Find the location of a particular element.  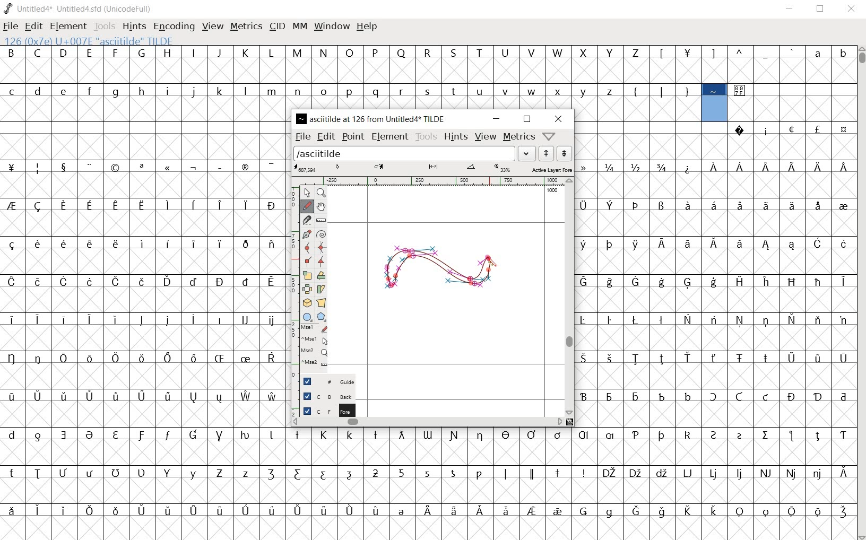

126 (0X7e) U+007E "asciitilde" TILDE is located at coordinates (715, 103).